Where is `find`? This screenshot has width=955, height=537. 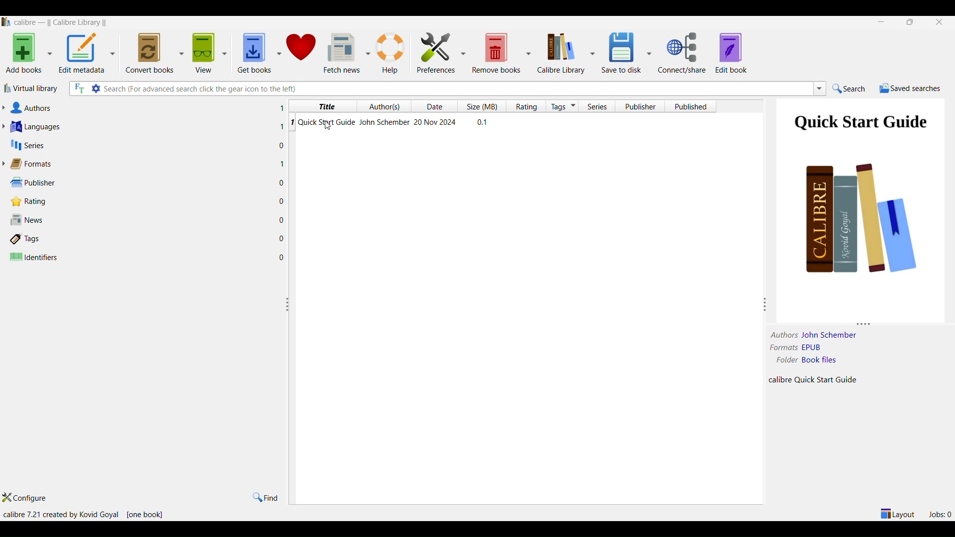
find is located at coordinates (266, 497).